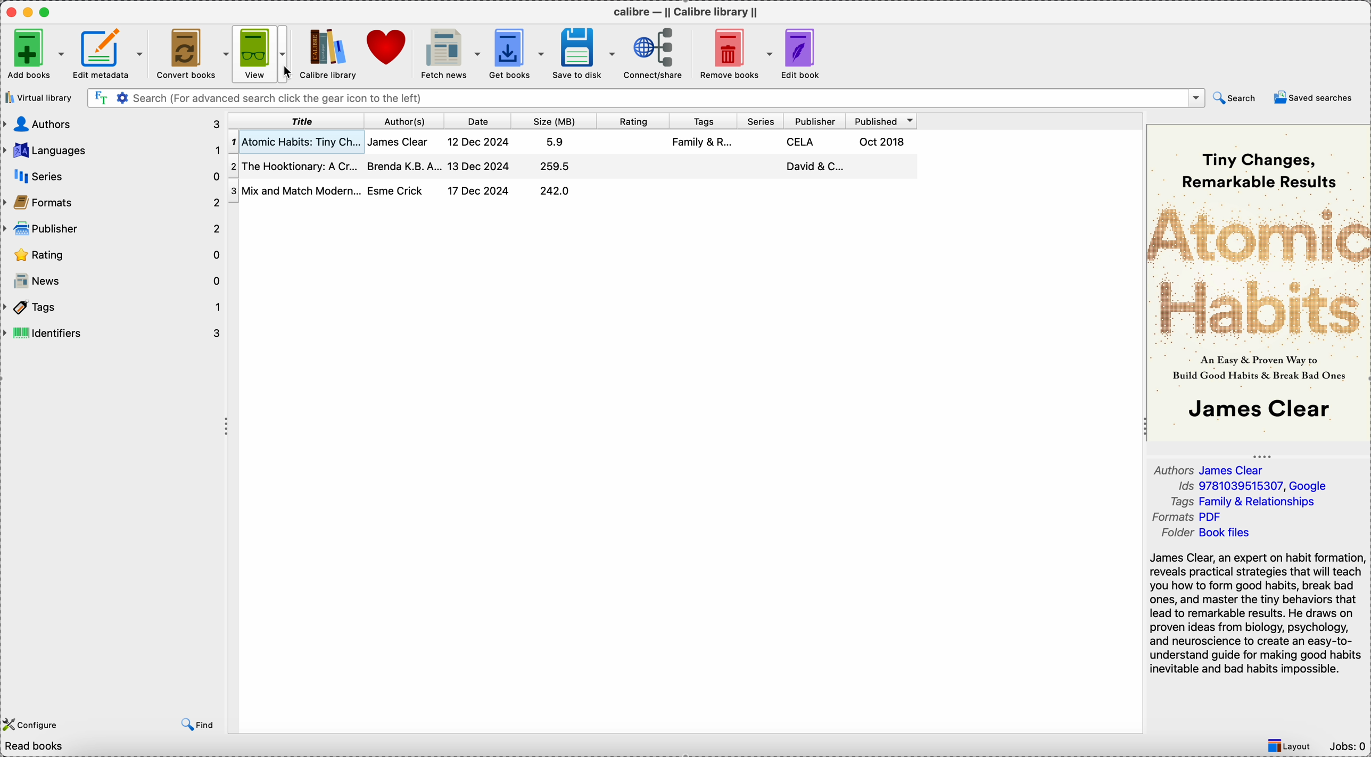  I want to click on 12 Dec 2024, so click(480, 142).